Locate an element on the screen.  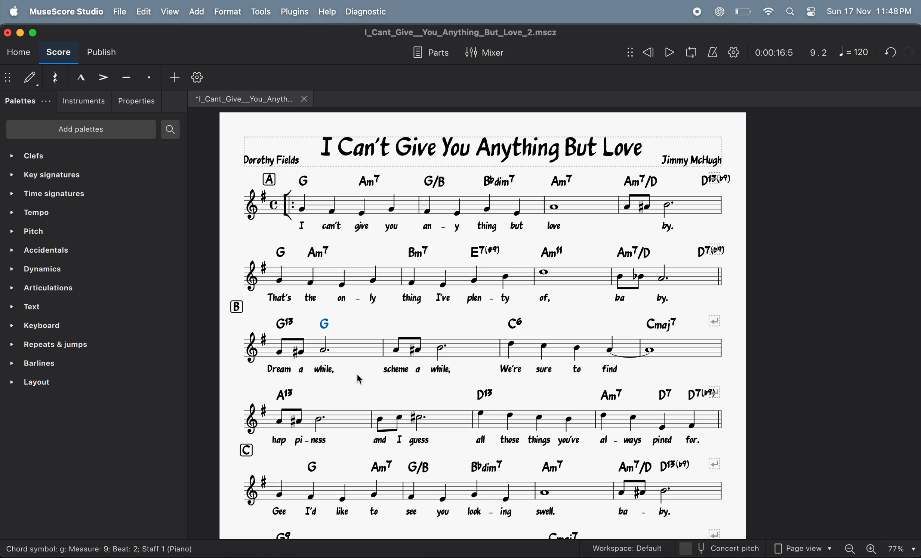
properties is located at coordinates (138, 101).